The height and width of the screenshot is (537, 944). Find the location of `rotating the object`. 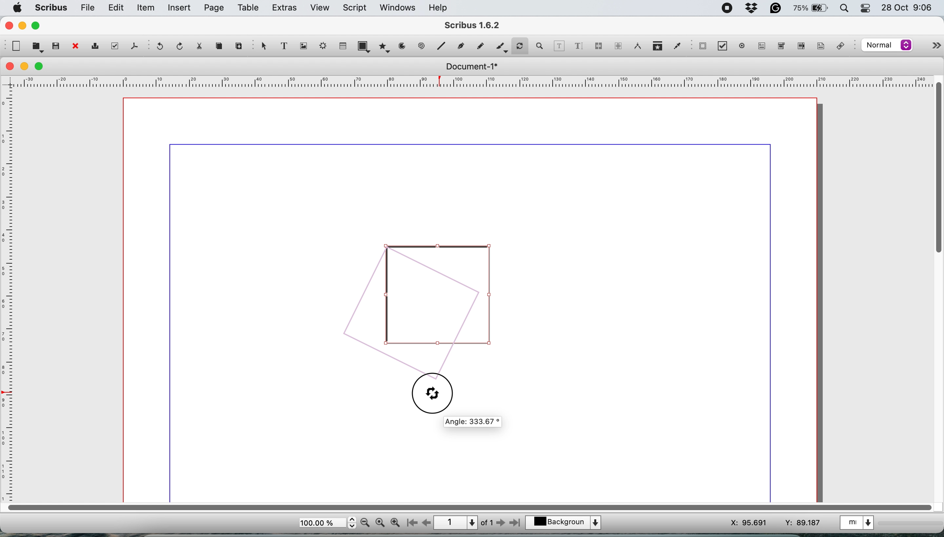

rotating the object is located at coordinates (419, 306).